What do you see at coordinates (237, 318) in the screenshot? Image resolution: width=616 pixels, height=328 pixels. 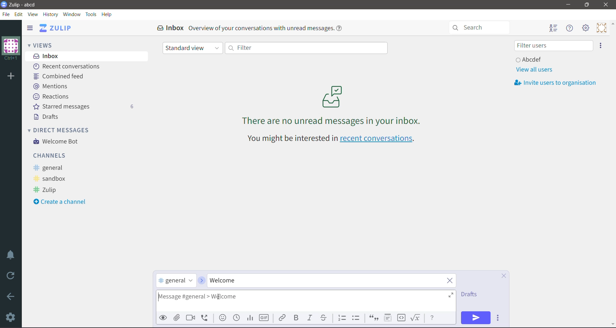 I see `Add global time` at bounding box center [237, 318].